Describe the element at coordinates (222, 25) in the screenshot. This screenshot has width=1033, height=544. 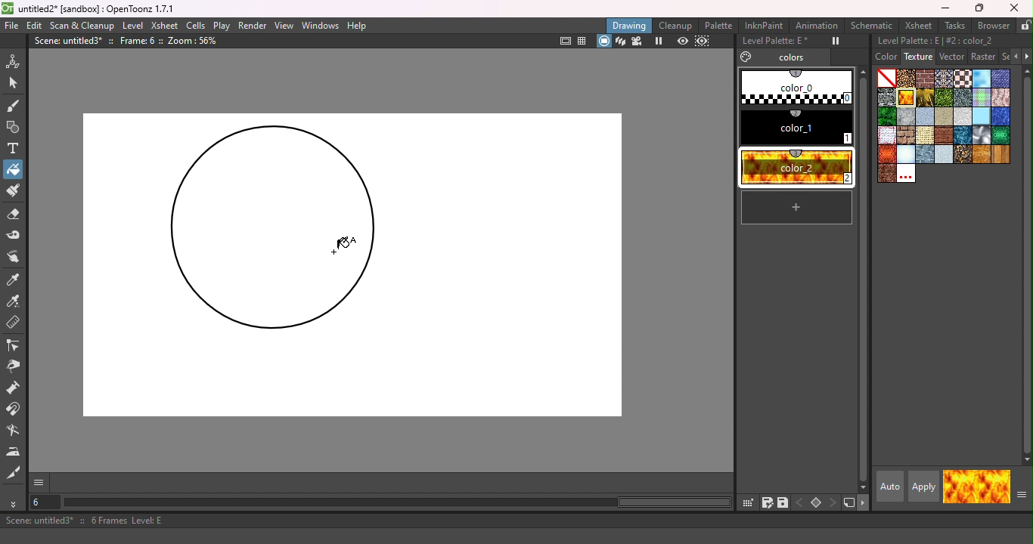
I see `Play` at that location.